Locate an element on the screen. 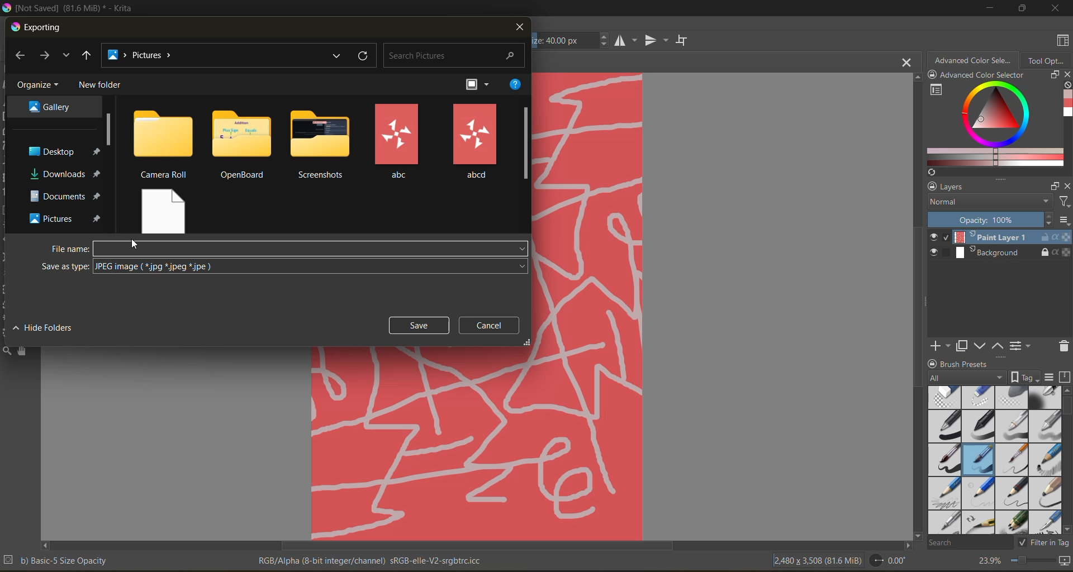  search is located at coordinates (455, 57).